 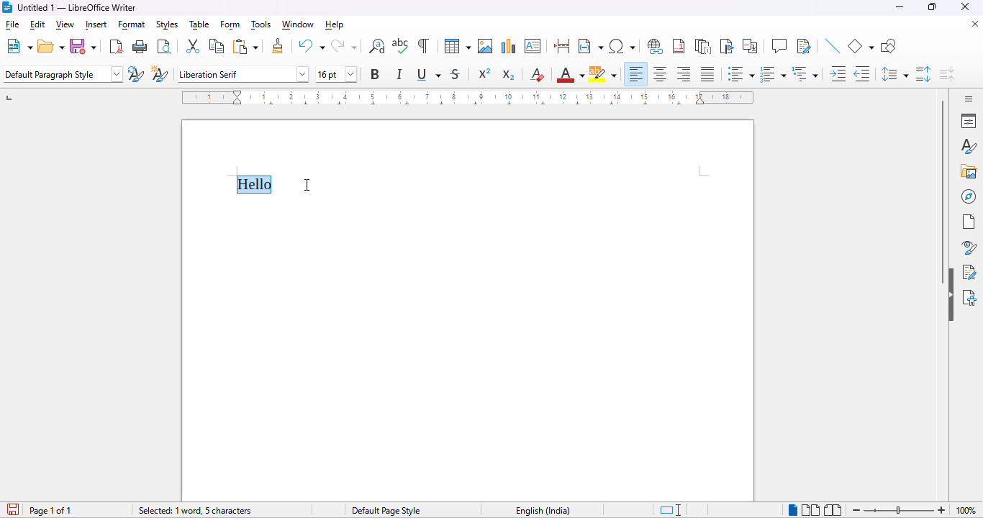 I want to click on format, so click(x=132, y=24).